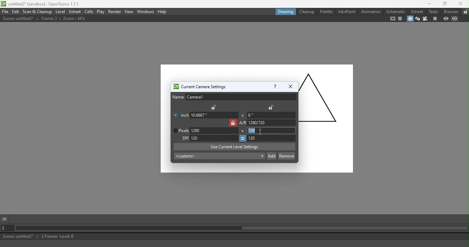 The height and width of the screenshot is (247, 469). What do you see at coordinates (41, 4) in the screenshot?
I see `untitled2* [sandbox] : OpenToonz 1.7.1` at bounding box center [41, 4].